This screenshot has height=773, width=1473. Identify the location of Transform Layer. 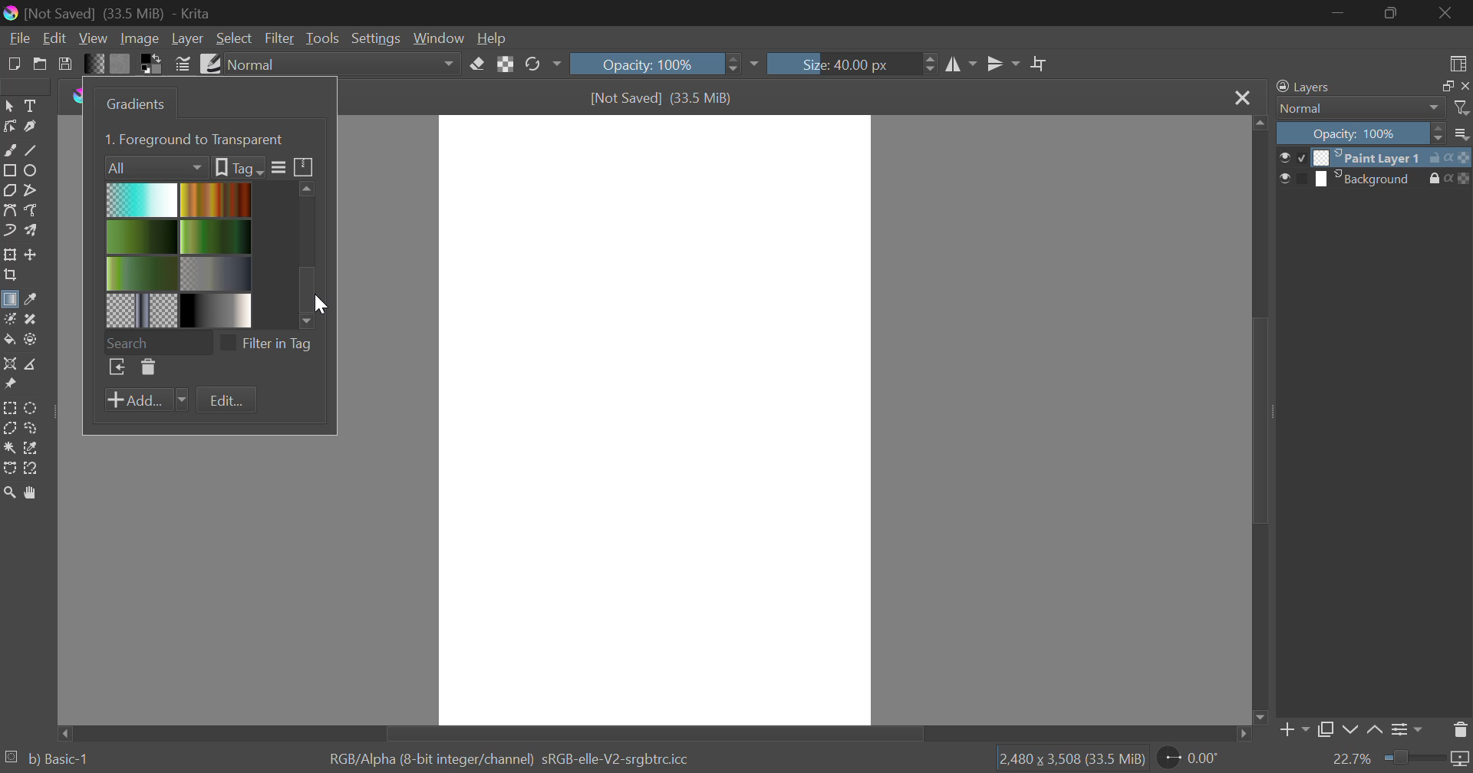
(9, 255).